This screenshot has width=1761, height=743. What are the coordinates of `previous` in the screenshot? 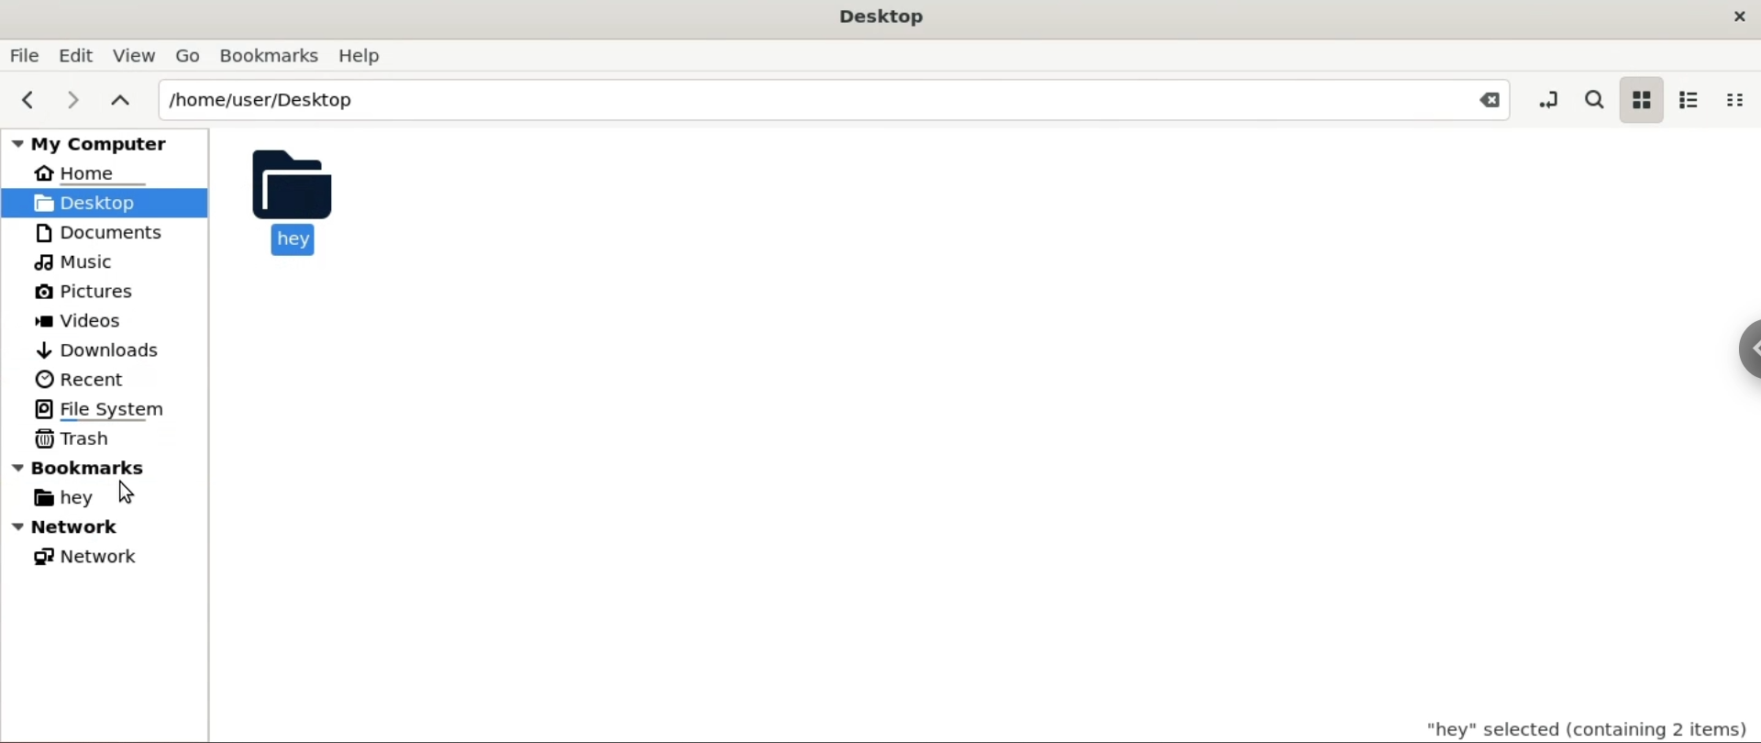 It's located at (26, 101).